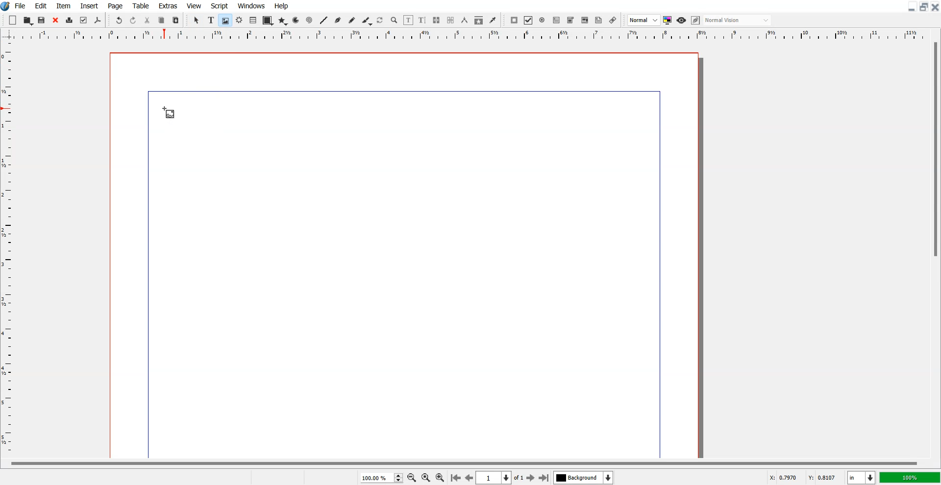 The height and width of the screenshot is (485, 941). What do you see at coordinates (282, 6) in the screenshot?
I see `Help` at bounding box center [282, 6].